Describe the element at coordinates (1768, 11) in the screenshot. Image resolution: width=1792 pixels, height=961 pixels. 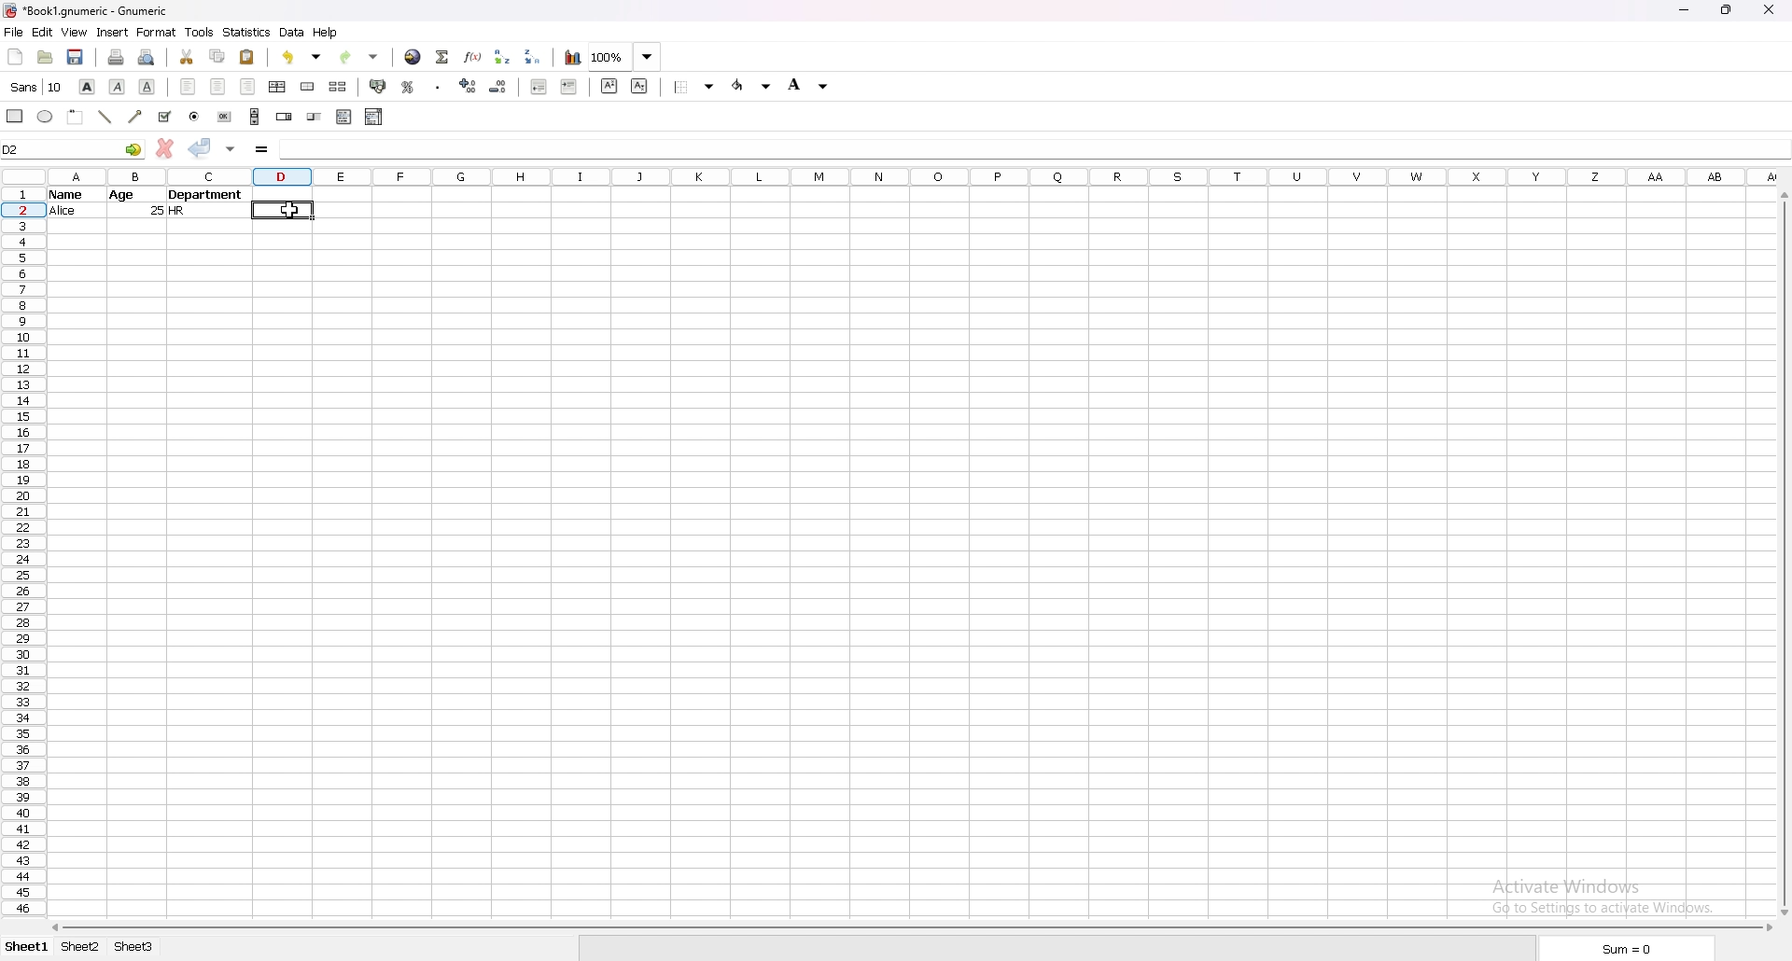
I see `close` at that location.